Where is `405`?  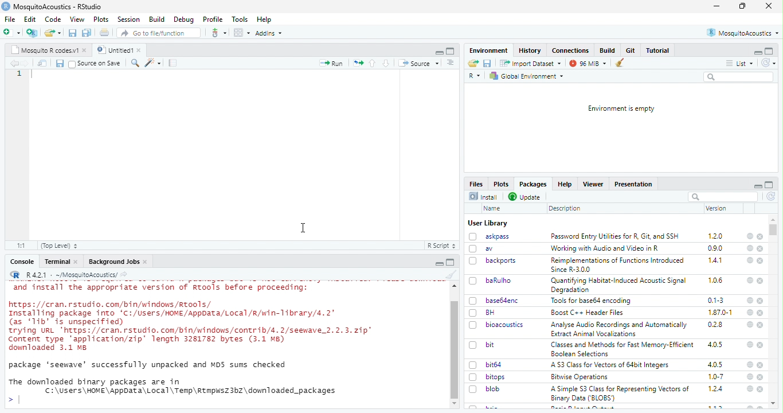
405 is located at coordinates (716, 365).